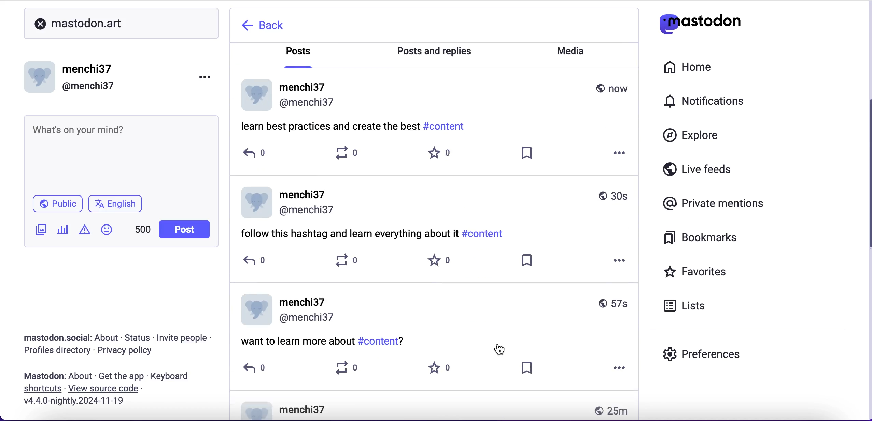  What do you see at coordinates (55, 203) in the screenshot?
I see `public` at bounding box center [55, 203].